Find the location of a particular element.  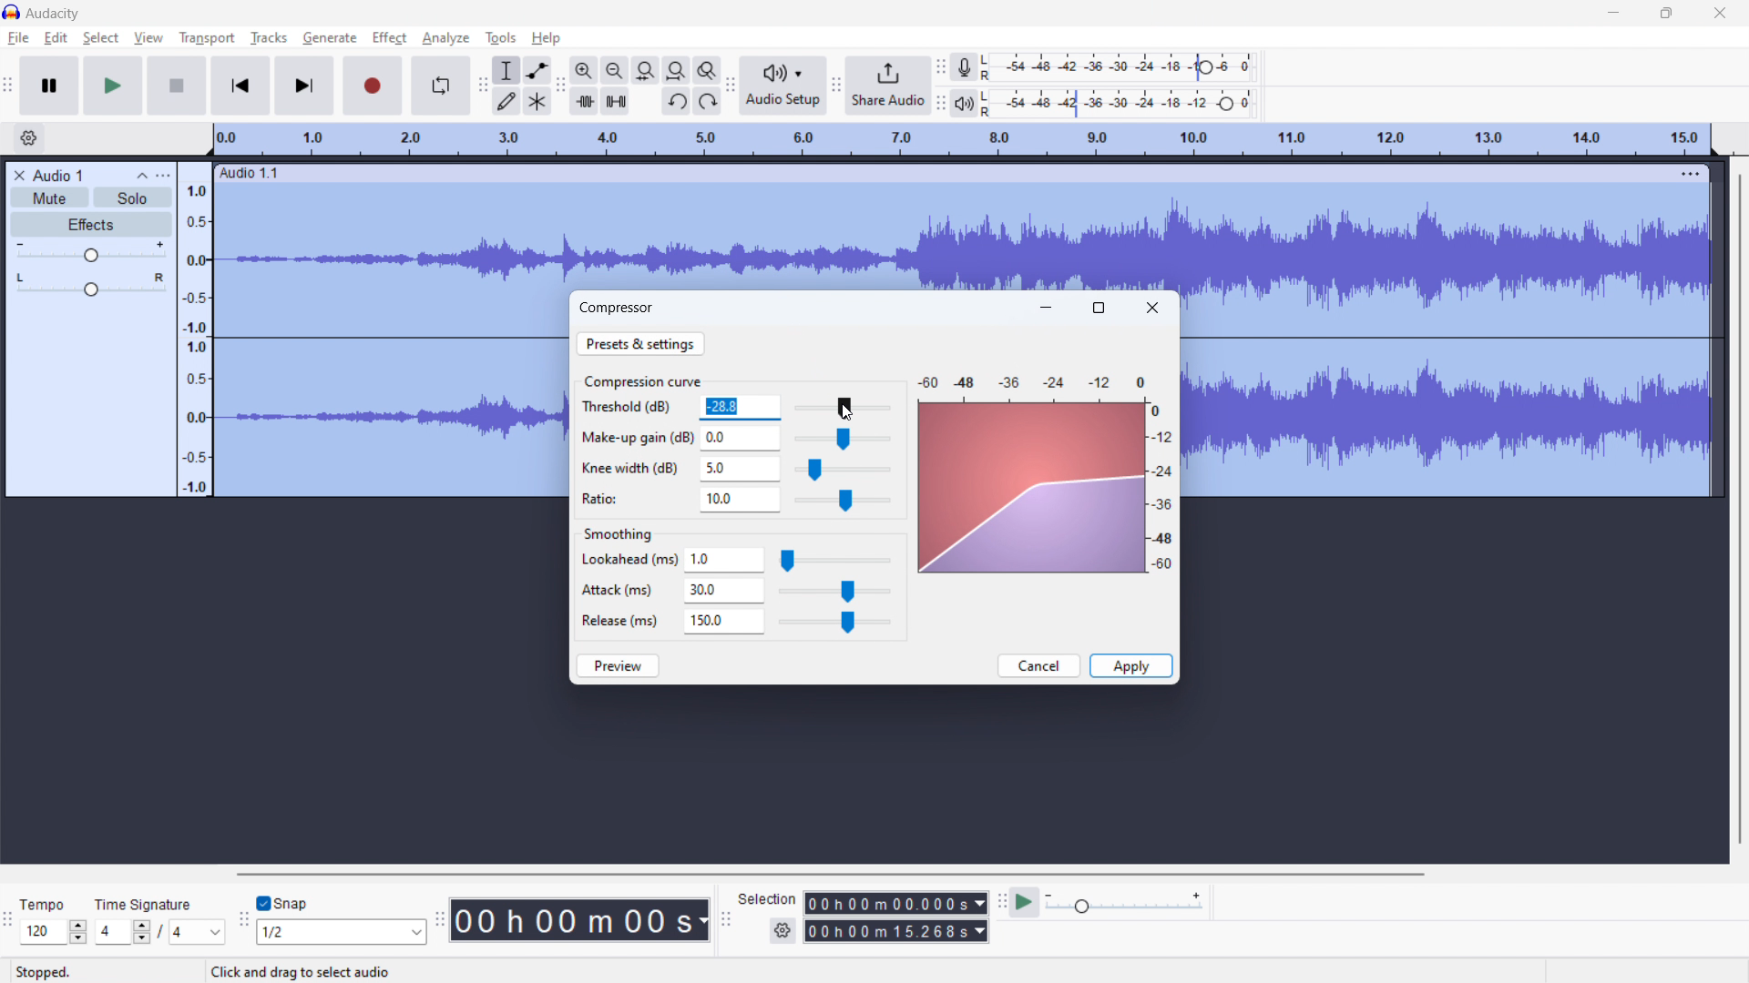

draw tool is located at coordinates (507, 102).